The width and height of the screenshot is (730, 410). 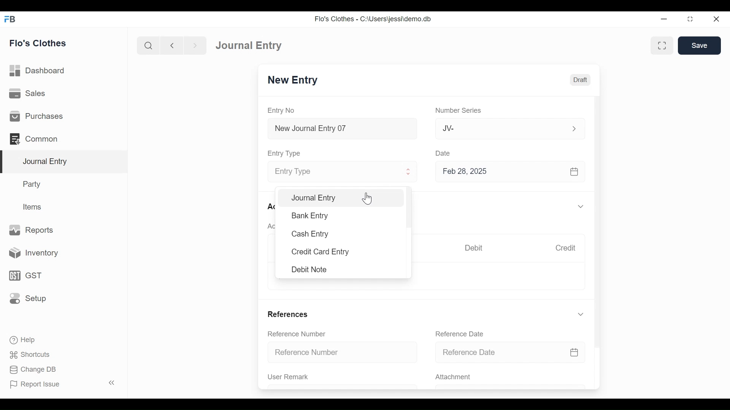 What do you see at coordinates (459, 334) in the screenshot?
I see `Reference Date` at bounding box center [459, 334].